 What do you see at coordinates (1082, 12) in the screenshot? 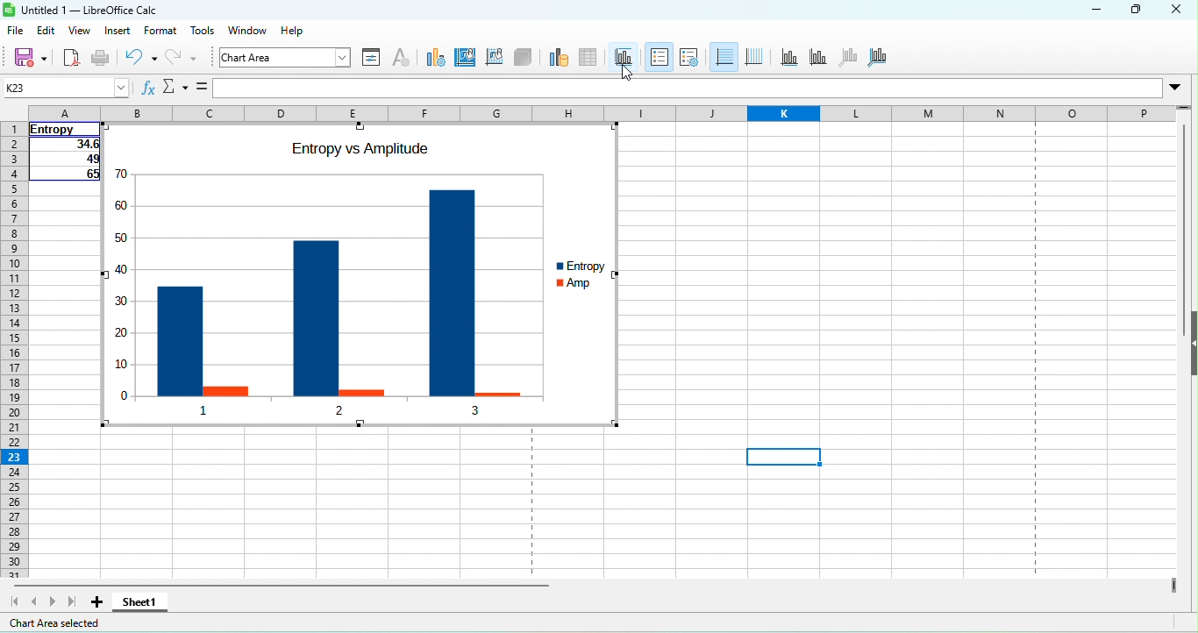
I see `minimize` at bounding box center [1082, 12].